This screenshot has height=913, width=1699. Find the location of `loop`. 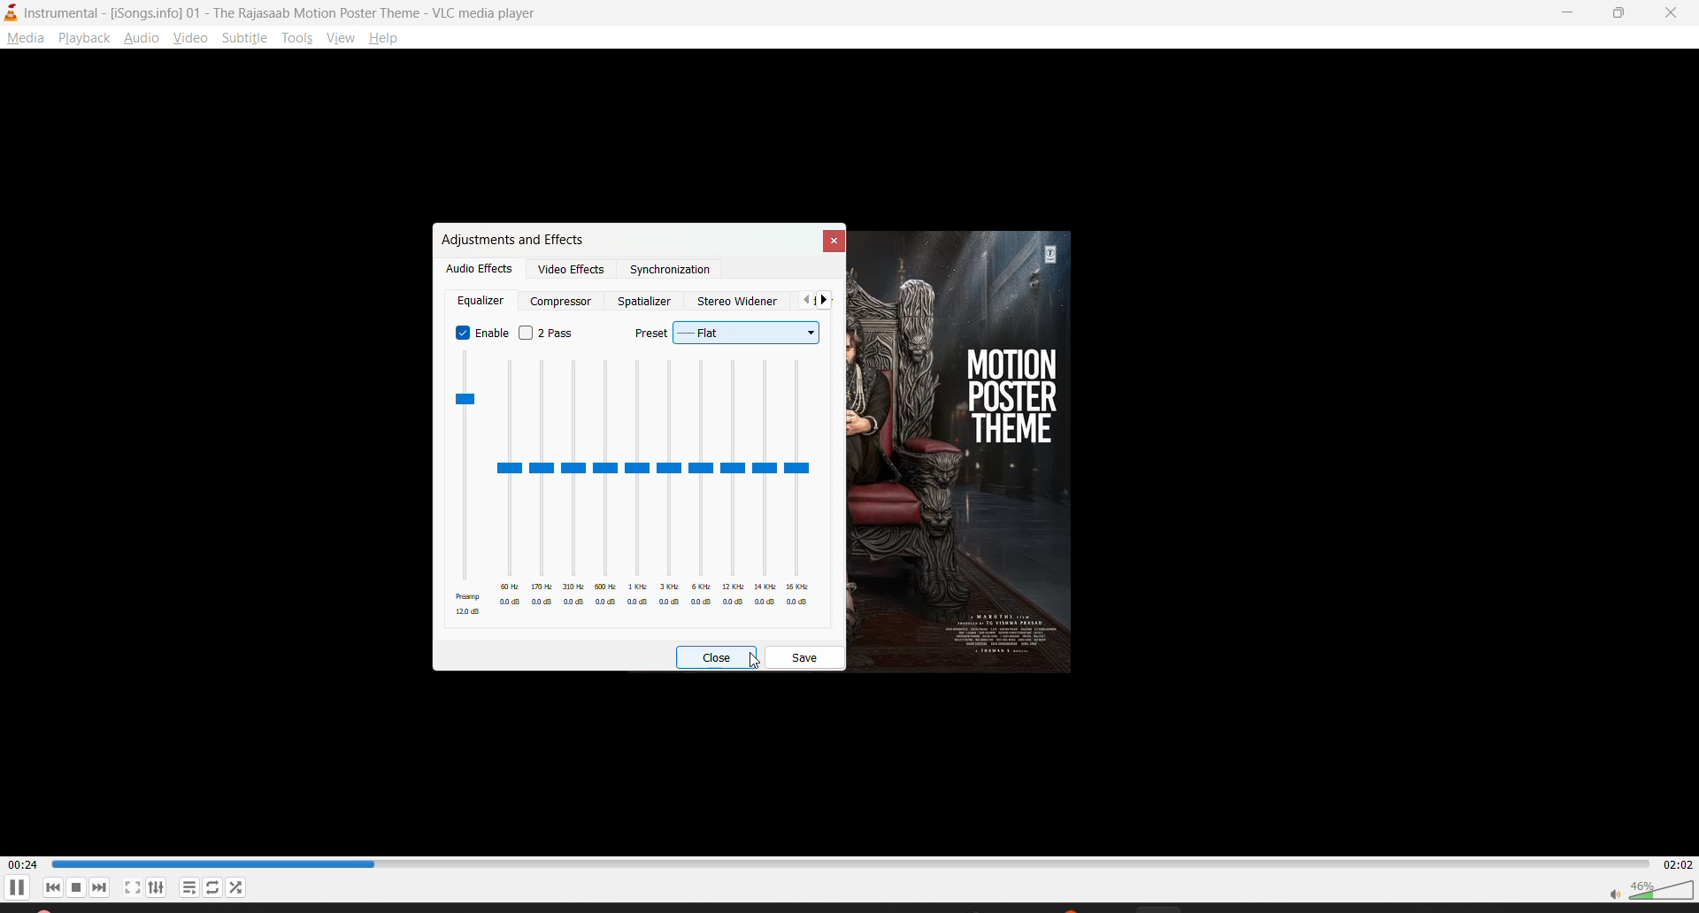

loop is located at coordinates (213, 886).